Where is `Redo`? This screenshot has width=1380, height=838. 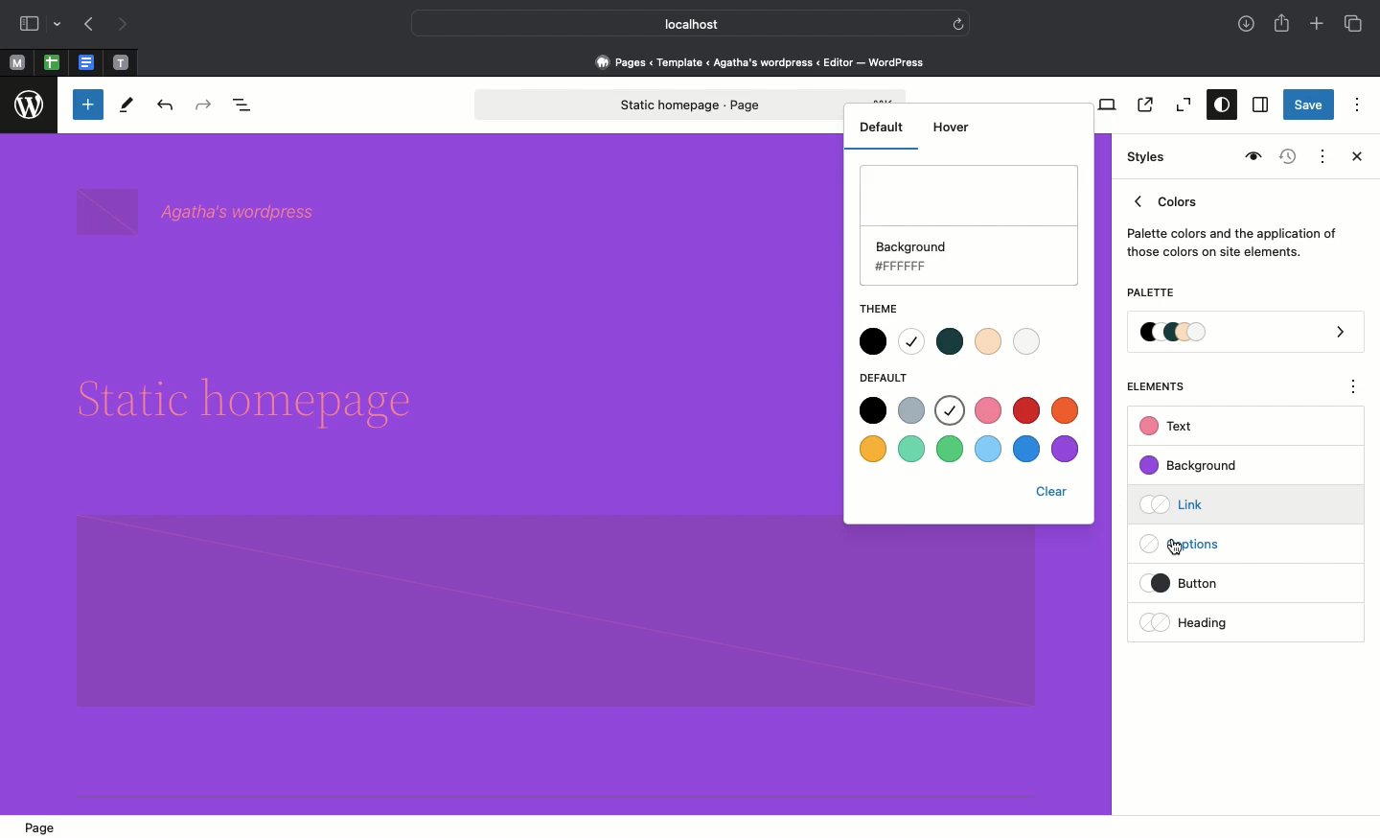
Redo is located at coordinates (206, 105).